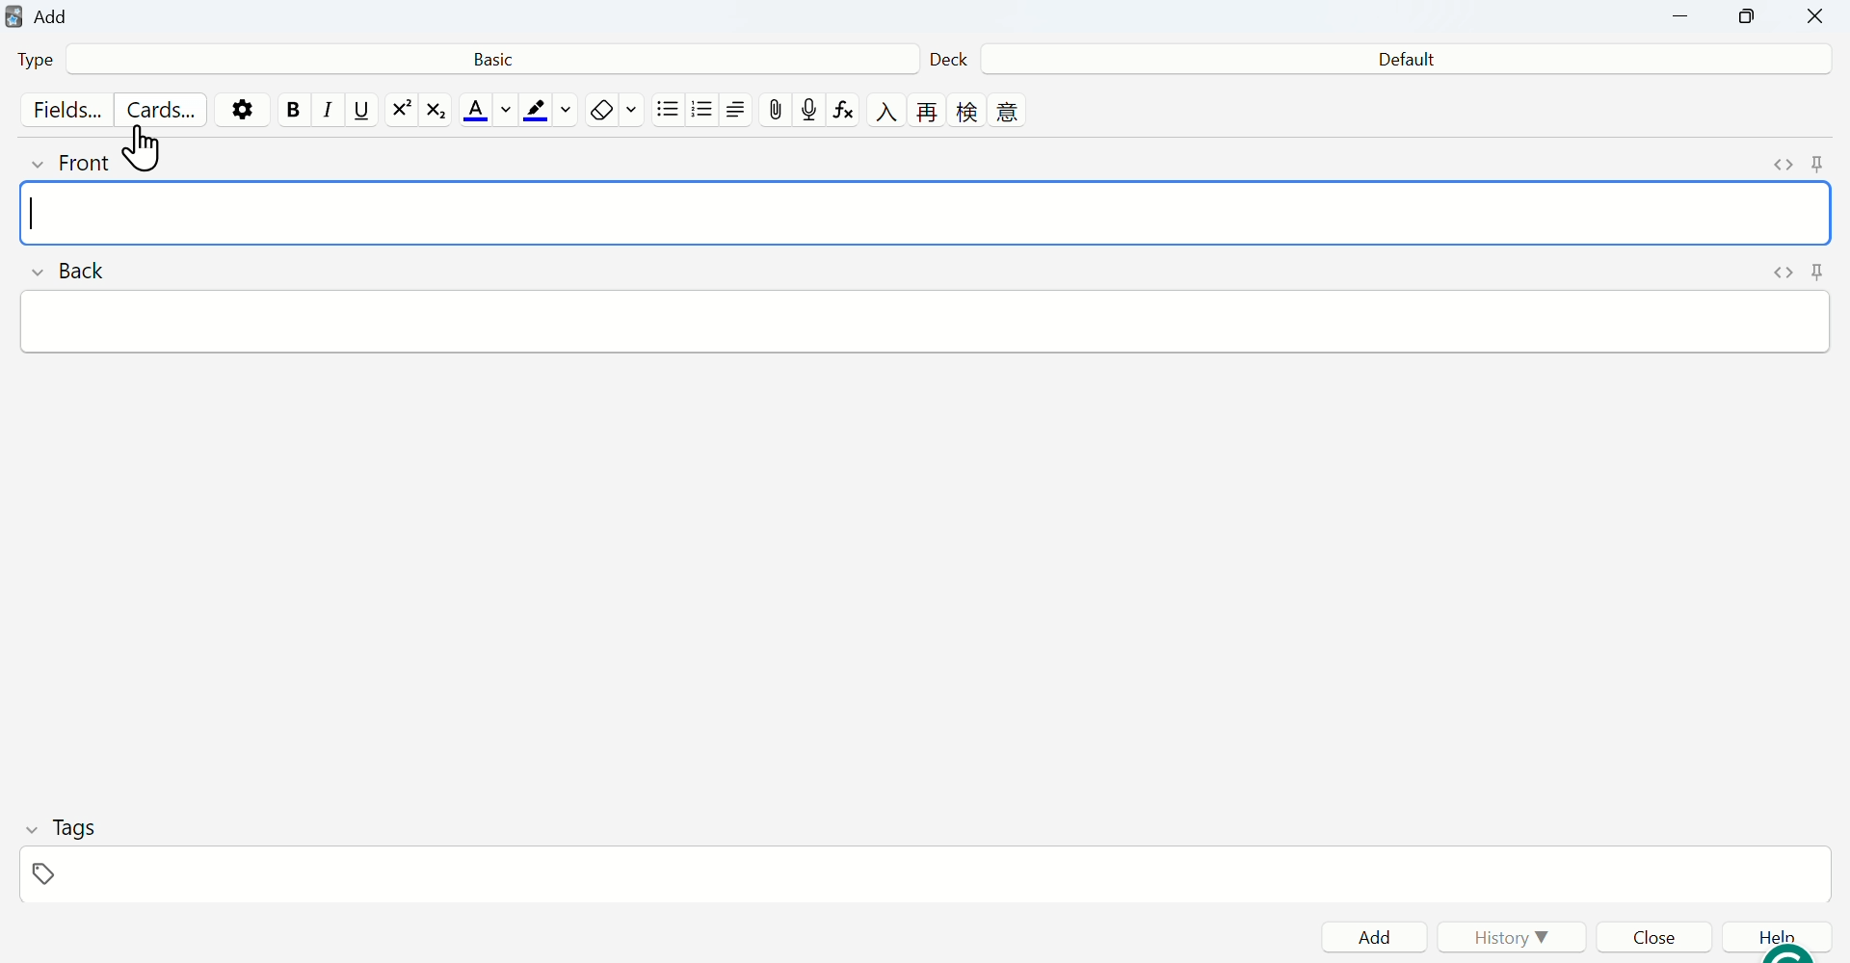  Describe the element at coordinates (925, 110) in the screenshot. I see `language` at that location.